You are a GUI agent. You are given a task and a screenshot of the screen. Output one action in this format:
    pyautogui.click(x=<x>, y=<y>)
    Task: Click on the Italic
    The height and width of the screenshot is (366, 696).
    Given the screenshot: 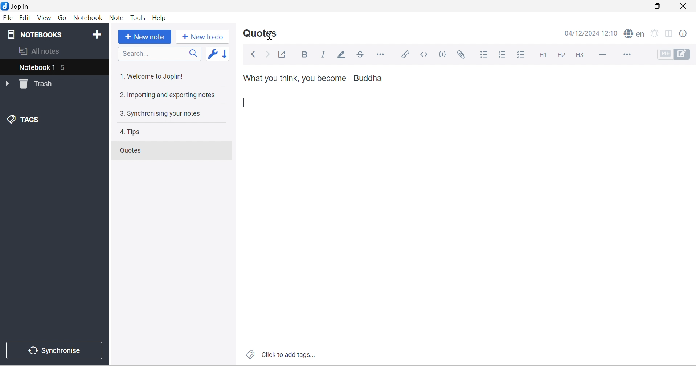 What is the action you would take?
    pyautogui.click(x=326, y=54)
    